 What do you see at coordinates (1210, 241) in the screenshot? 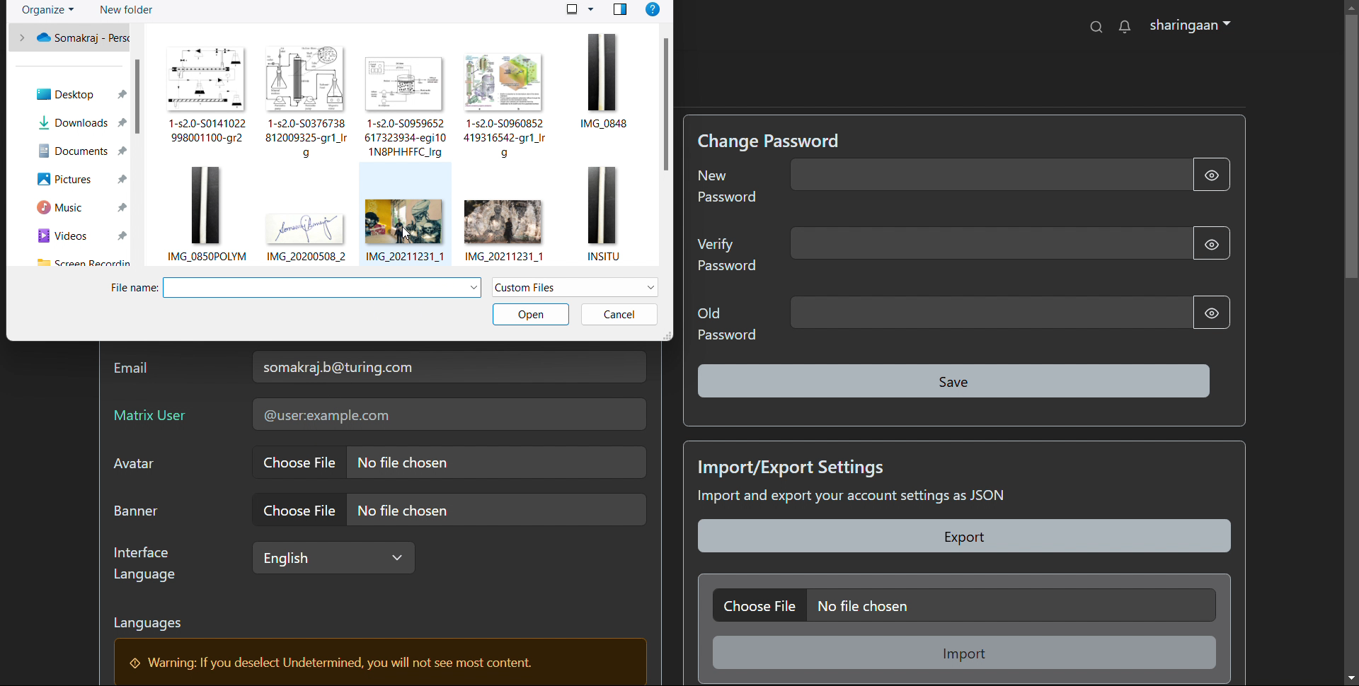
I see `toggle visibility` at bounding box center [1210, 241].